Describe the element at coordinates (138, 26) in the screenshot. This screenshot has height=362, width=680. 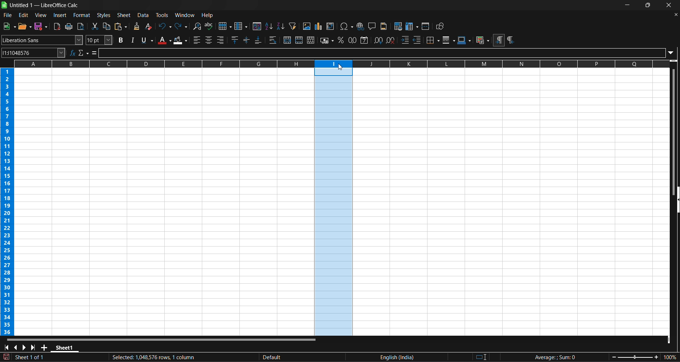
I see `clone formatting` at that location.